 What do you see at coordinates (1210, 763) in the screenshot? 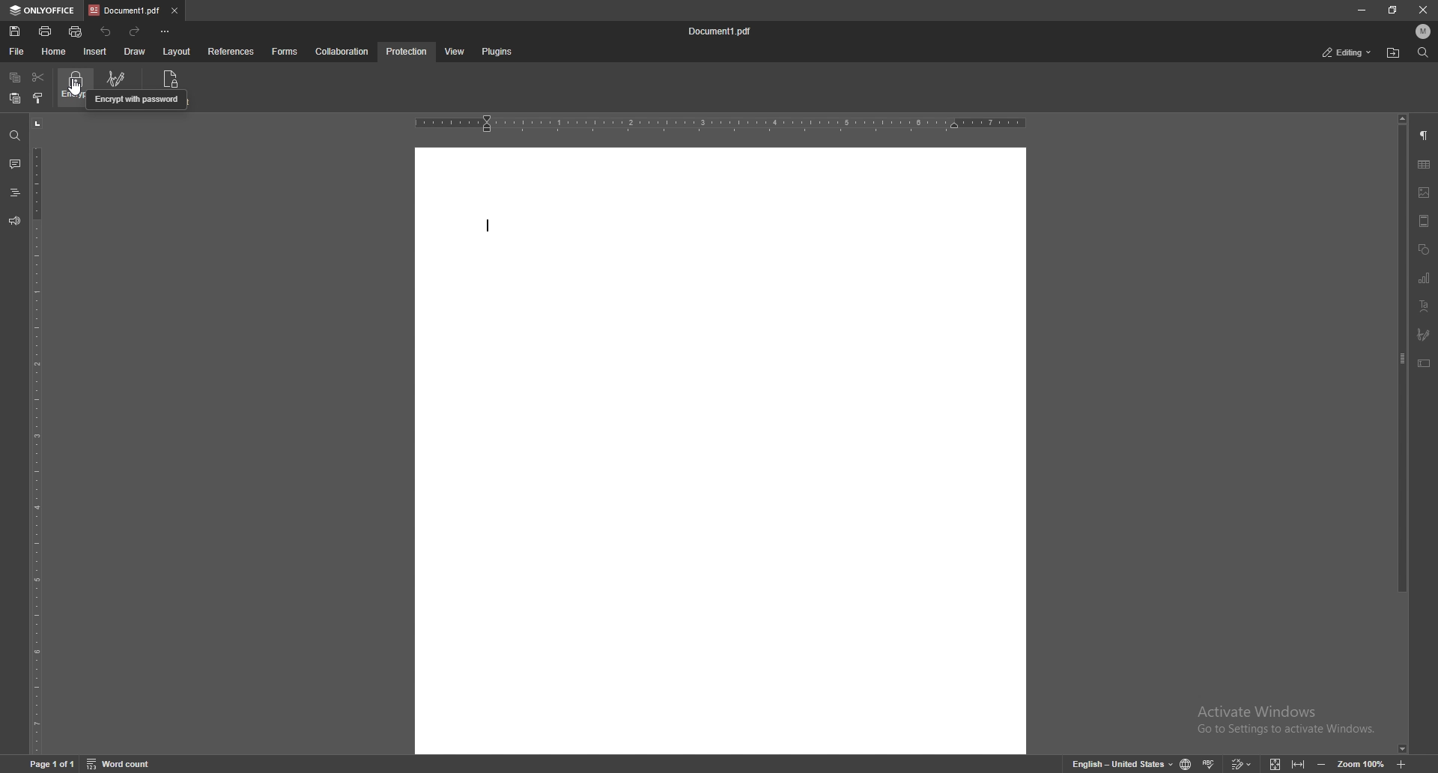
I see `spell check` at bounding box center [1210, 763].